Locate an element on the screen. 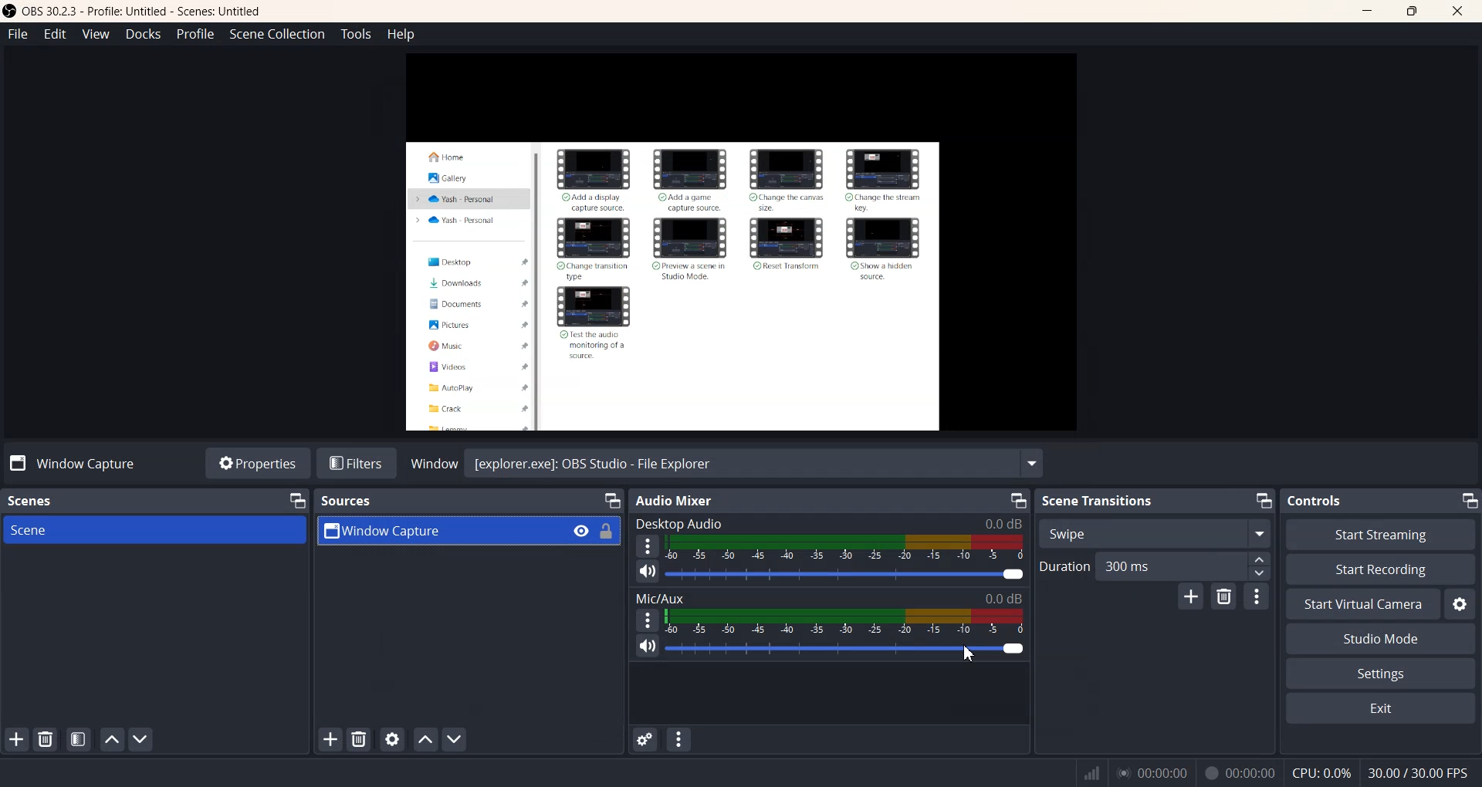 The image size is (1482, 787). Minimize is located at coordinates (1370, 12).